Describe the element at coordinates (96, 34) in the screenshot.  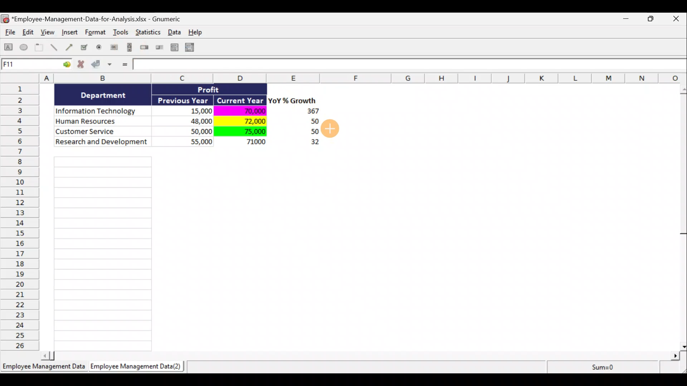
I see `Format` at that location.